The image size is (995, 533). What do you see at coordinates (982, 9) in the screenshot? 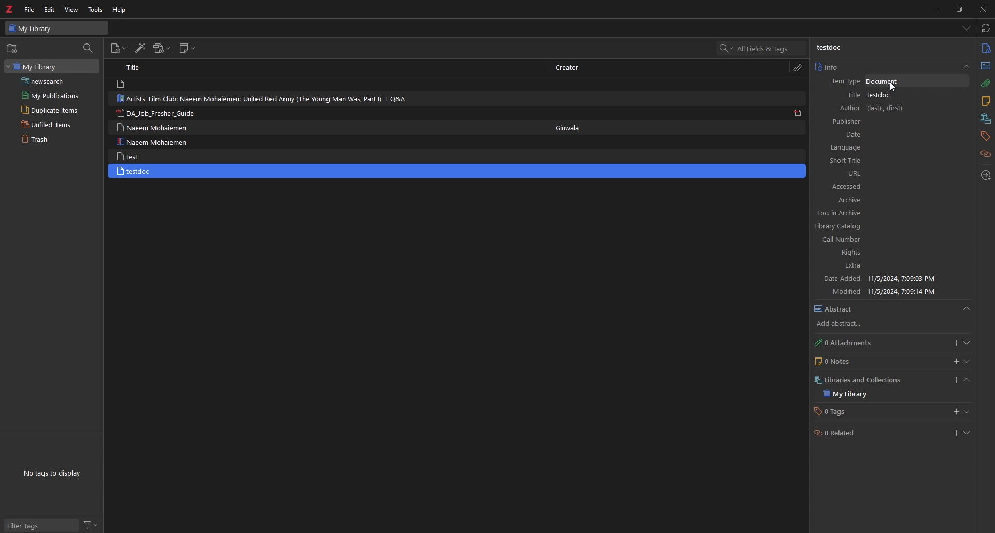
I see `close` at bounding box center [982, 9].